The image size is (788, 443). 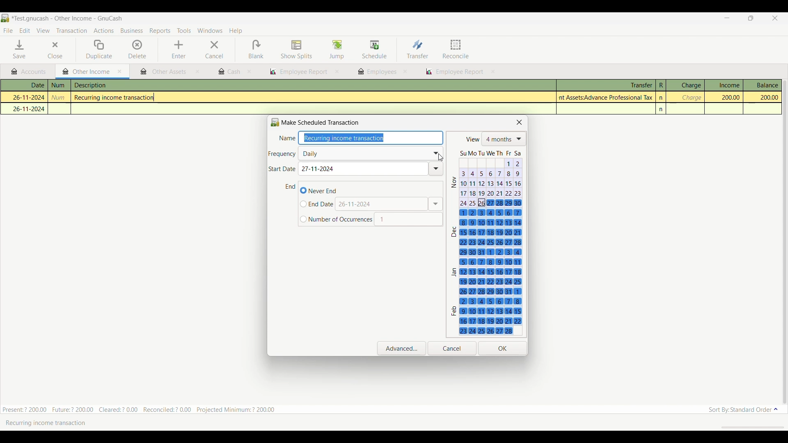 What do you see at coordinates (208, 423) in the screenshot?
I see `Create a Scheduled Transaction with the current transaction as a template or edit the Scheduled Transaction that current transaction was created by.` at bounding box center [208, 423].